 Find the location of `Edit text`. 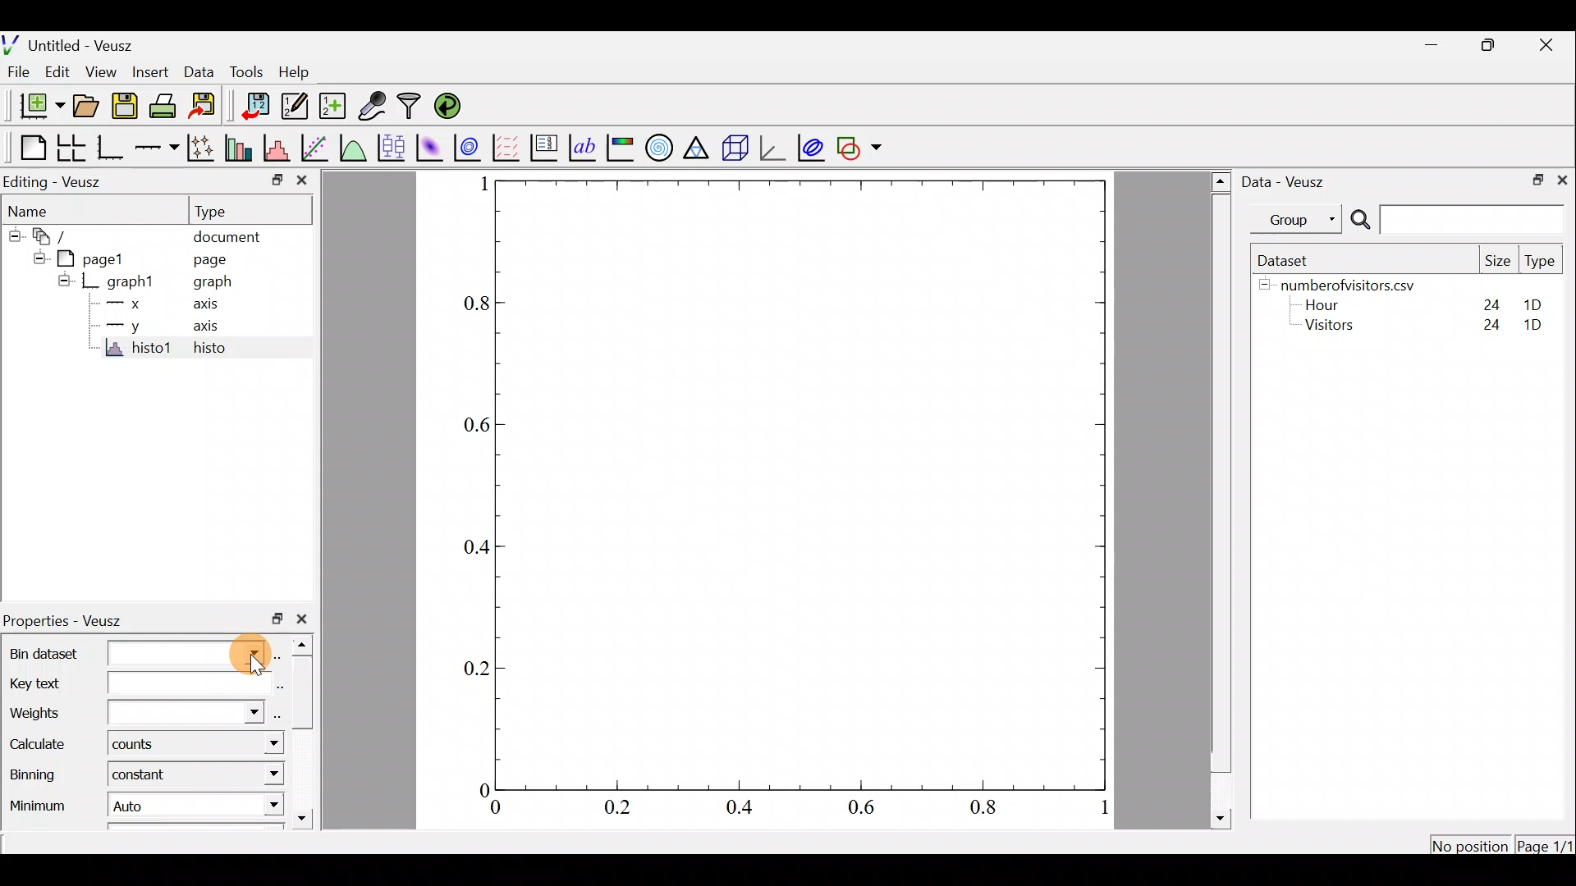

Edit text is located at coordinates (279, 687).